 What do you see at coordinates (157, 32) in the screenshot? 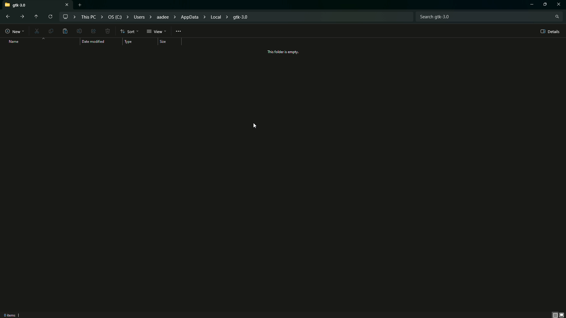
I see `View` at bounding box center [157, 32].